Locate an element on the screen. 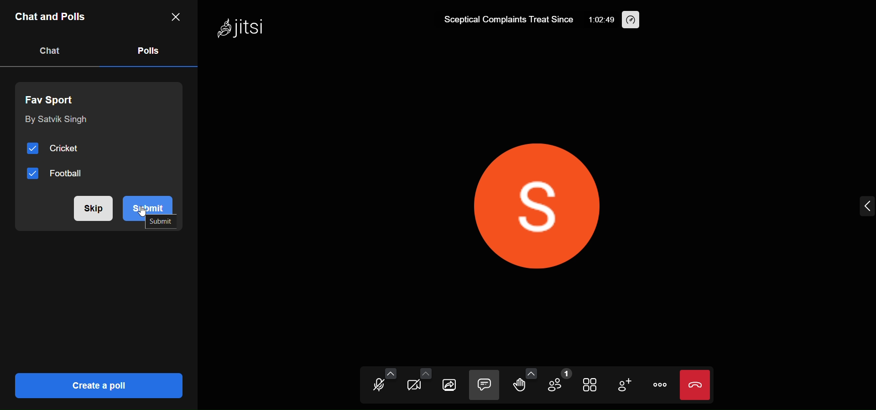  1:02:49 is located at coordinates (600, 22).